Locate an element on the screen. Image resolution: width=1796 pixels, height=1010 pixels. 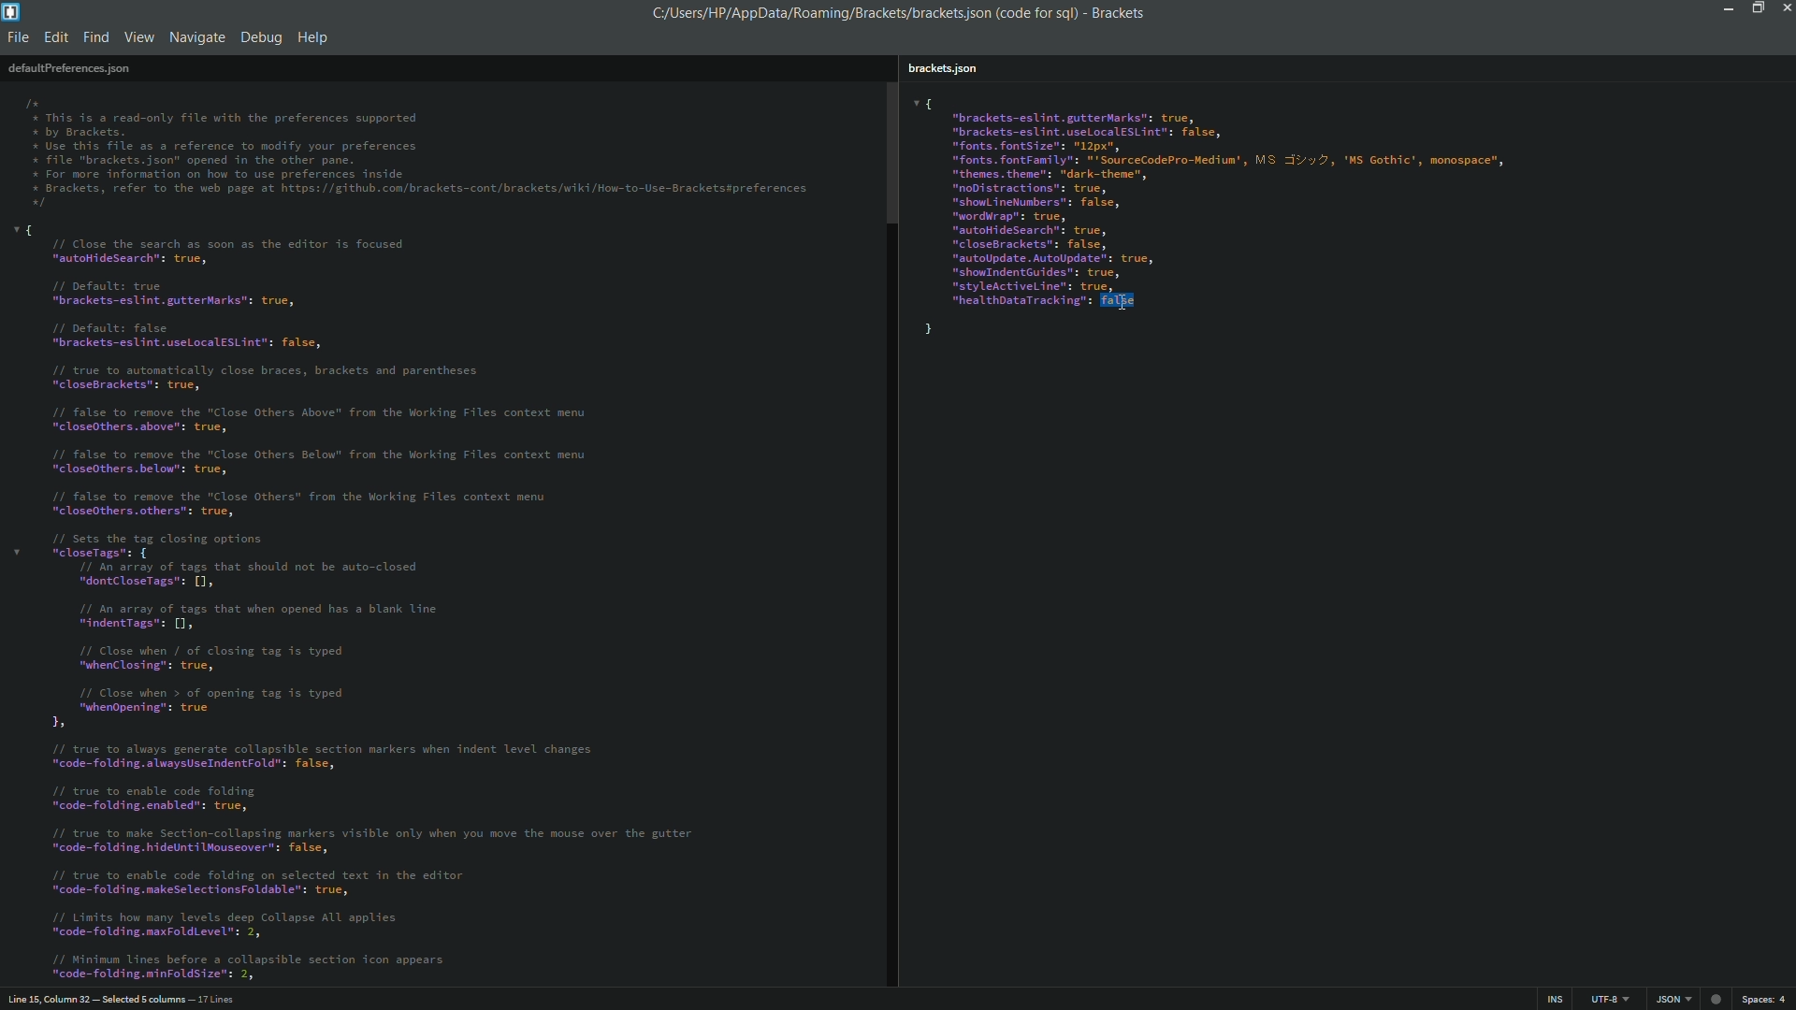
scroll bar is located at coordinates (891, 534).